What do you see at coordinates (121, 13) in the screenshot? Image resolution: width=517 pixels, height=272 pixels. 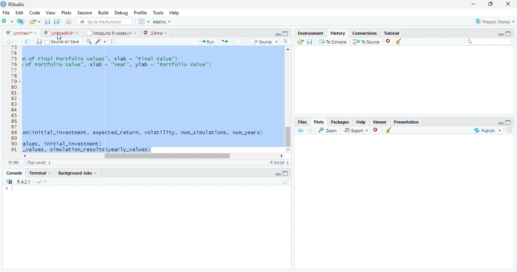 I see `Debug` at bounding box center [121, 13].